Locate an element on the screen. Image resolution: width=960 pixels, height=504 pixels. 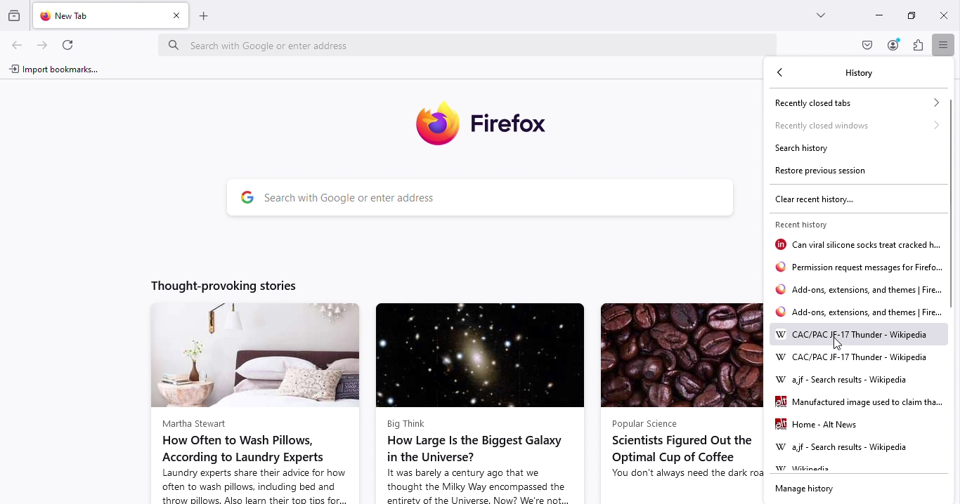
wikipidea is located at coordinates (807, 469).